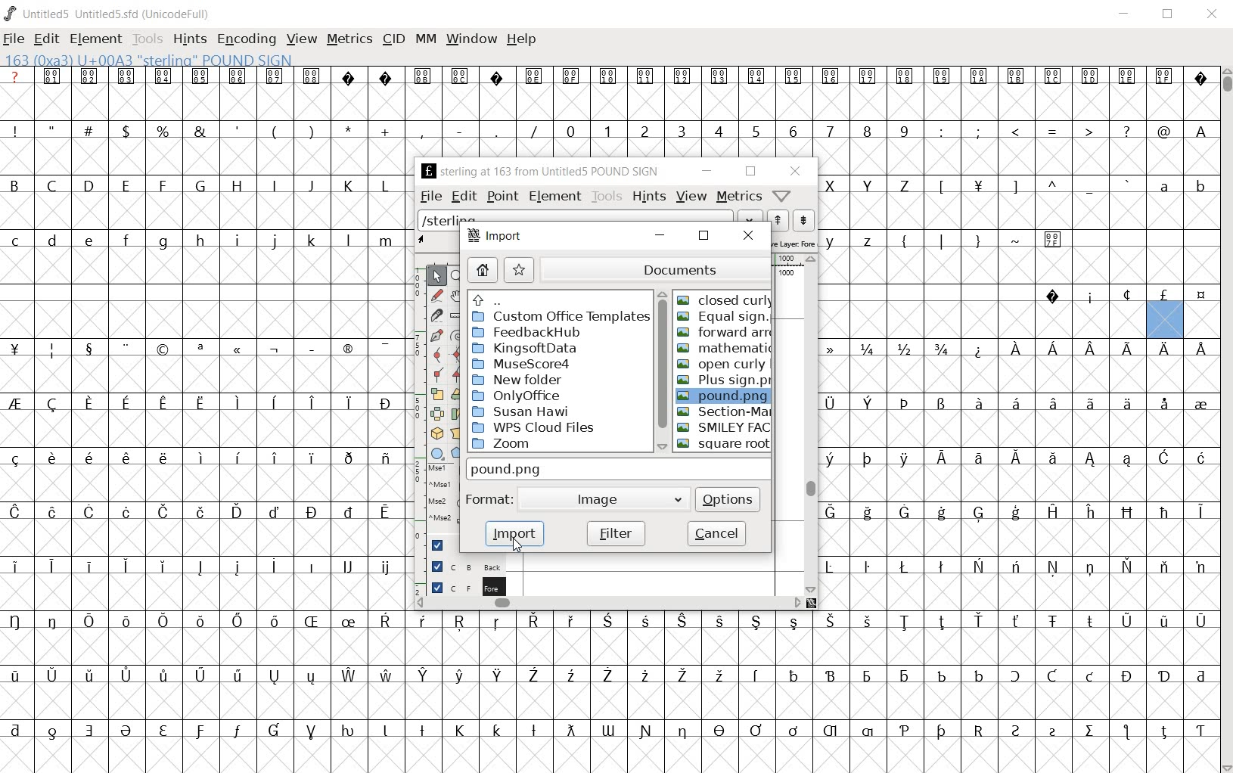  What do you see at coordinates (570, 675) in the screenshot?
I see `Symbol` at bounding box center [570, 675].